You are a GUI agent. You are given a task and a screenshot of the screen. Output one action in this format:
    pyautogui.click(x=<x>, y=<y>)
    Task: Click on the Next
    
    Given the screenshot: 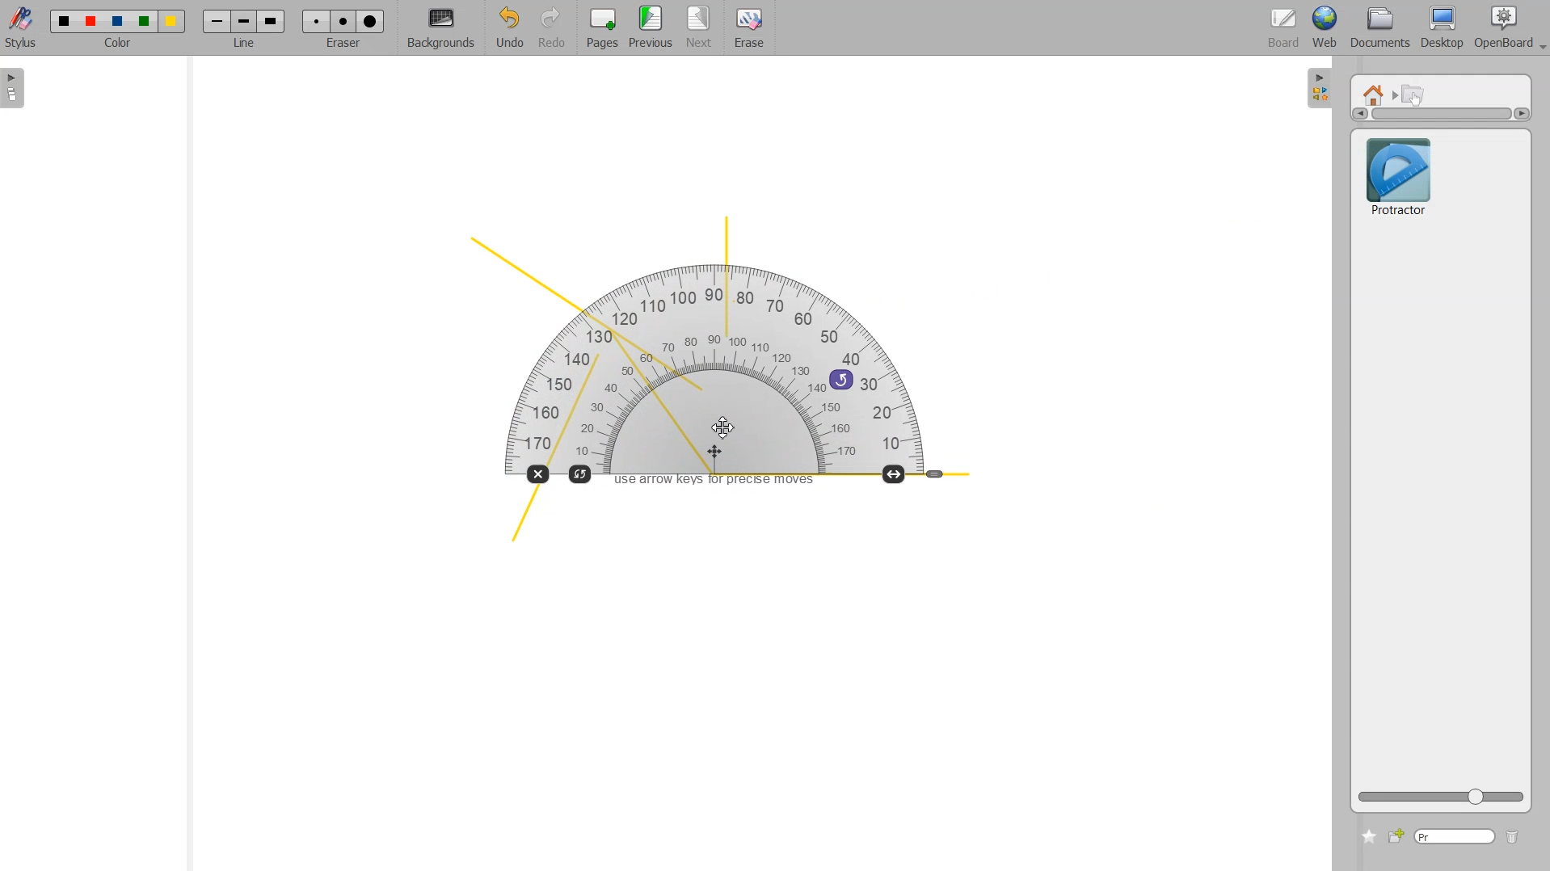 What is the action you would take?
    pyautogui.click(x=701, y=28)
    